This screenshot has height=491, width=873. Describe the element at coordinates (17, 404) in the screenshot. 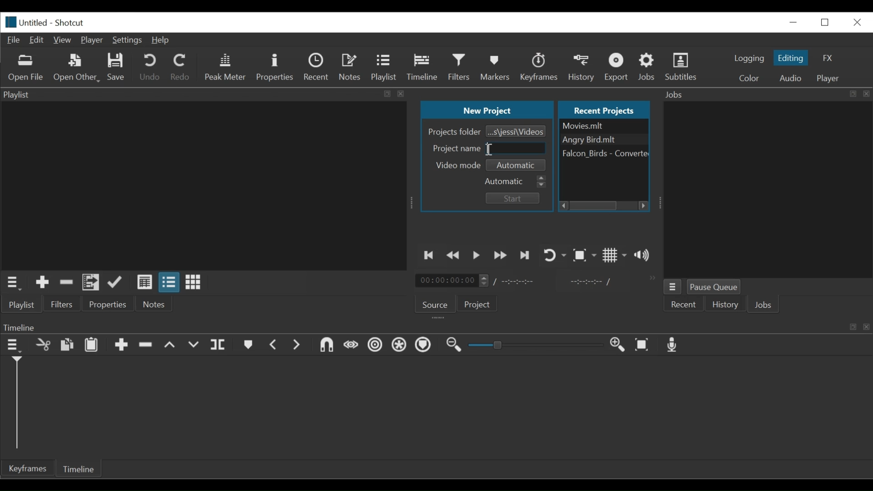

I see `Timeline cursor` at that location.